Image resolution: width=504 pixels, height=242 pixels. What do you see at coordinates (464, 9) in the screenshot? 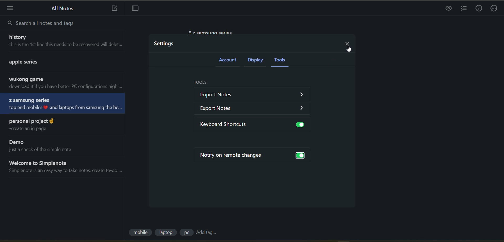
I see `insert checklist` at bounding box center [464, 9].